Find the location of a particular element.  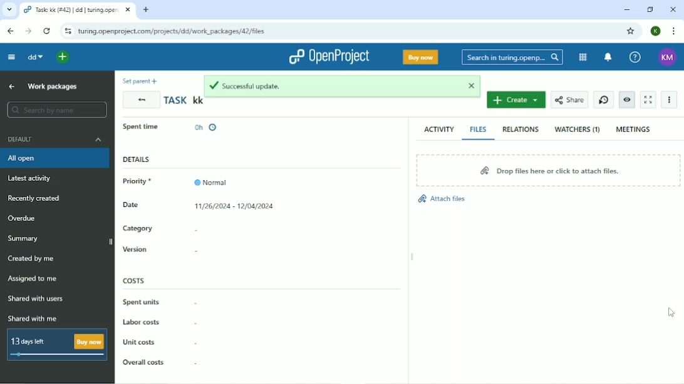

To notification center is located at coordinates (608, 58).